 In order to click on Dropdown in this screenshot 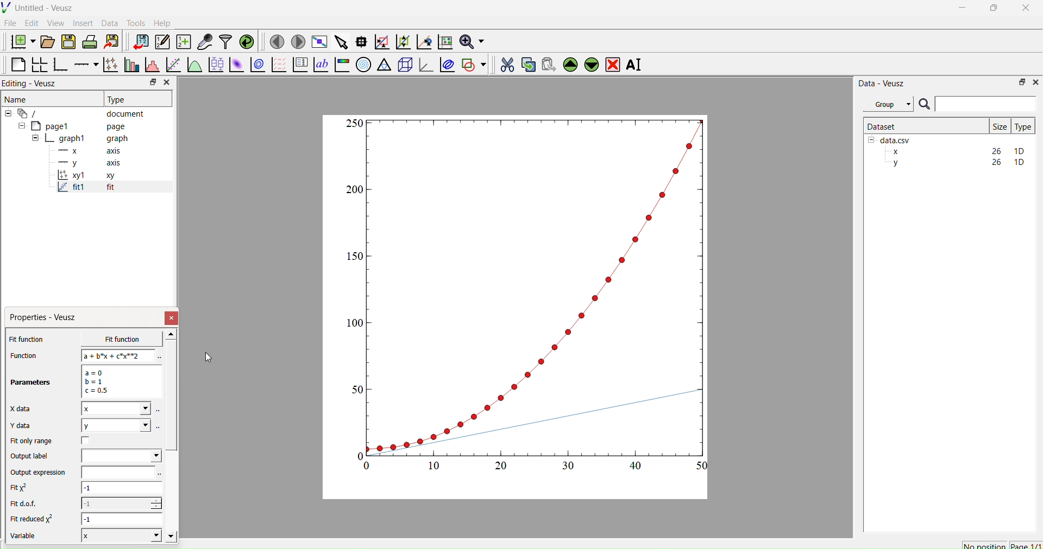, I will do `click(121, 456)`.